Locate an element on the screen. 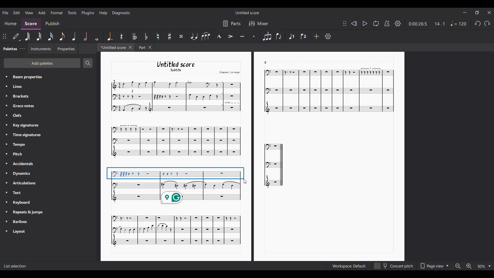  View menu is located at coordinates (29, 12).